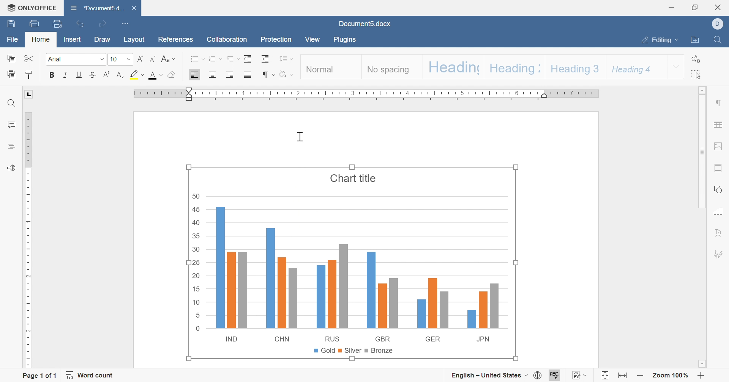  What do you see at coordinates (175, 39) in the screenshot?
I see `references` at bounding box center [175, 39].